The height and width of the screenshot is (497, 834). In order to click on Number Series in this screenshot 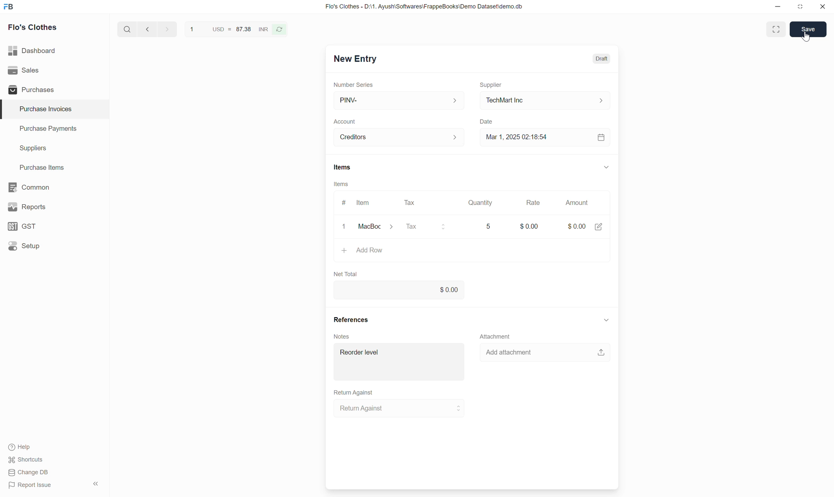, I will do `click(353, 85)`.